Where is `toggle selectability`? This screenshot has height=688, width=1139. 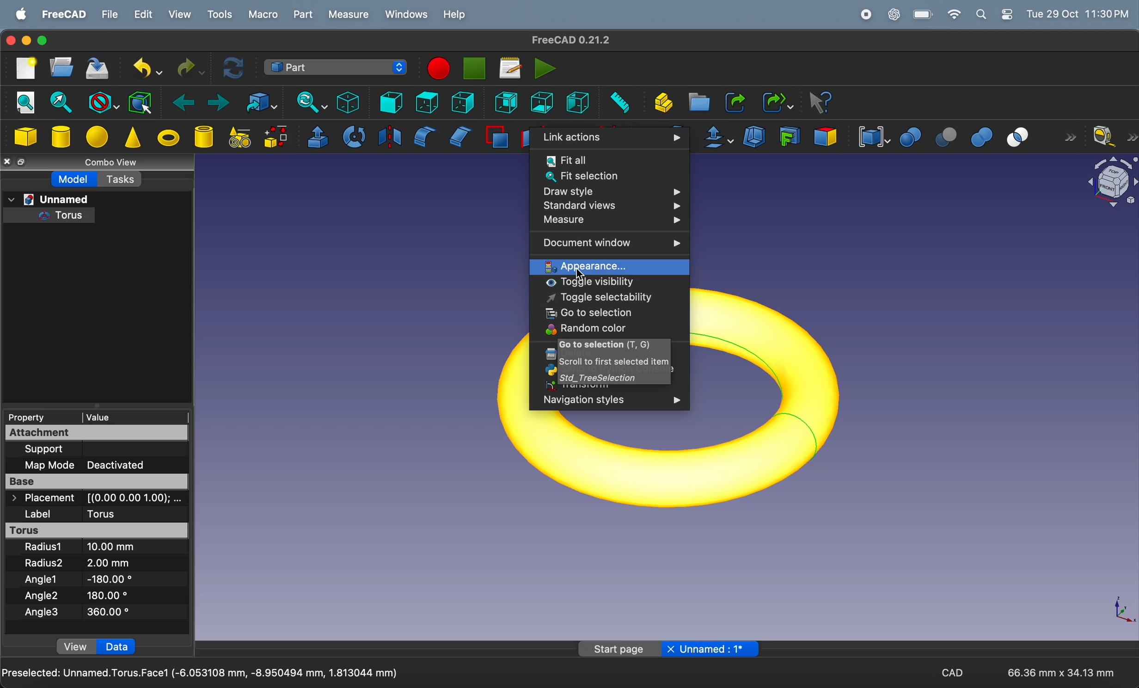
toggle selectability is located at coordinates (604, 298).